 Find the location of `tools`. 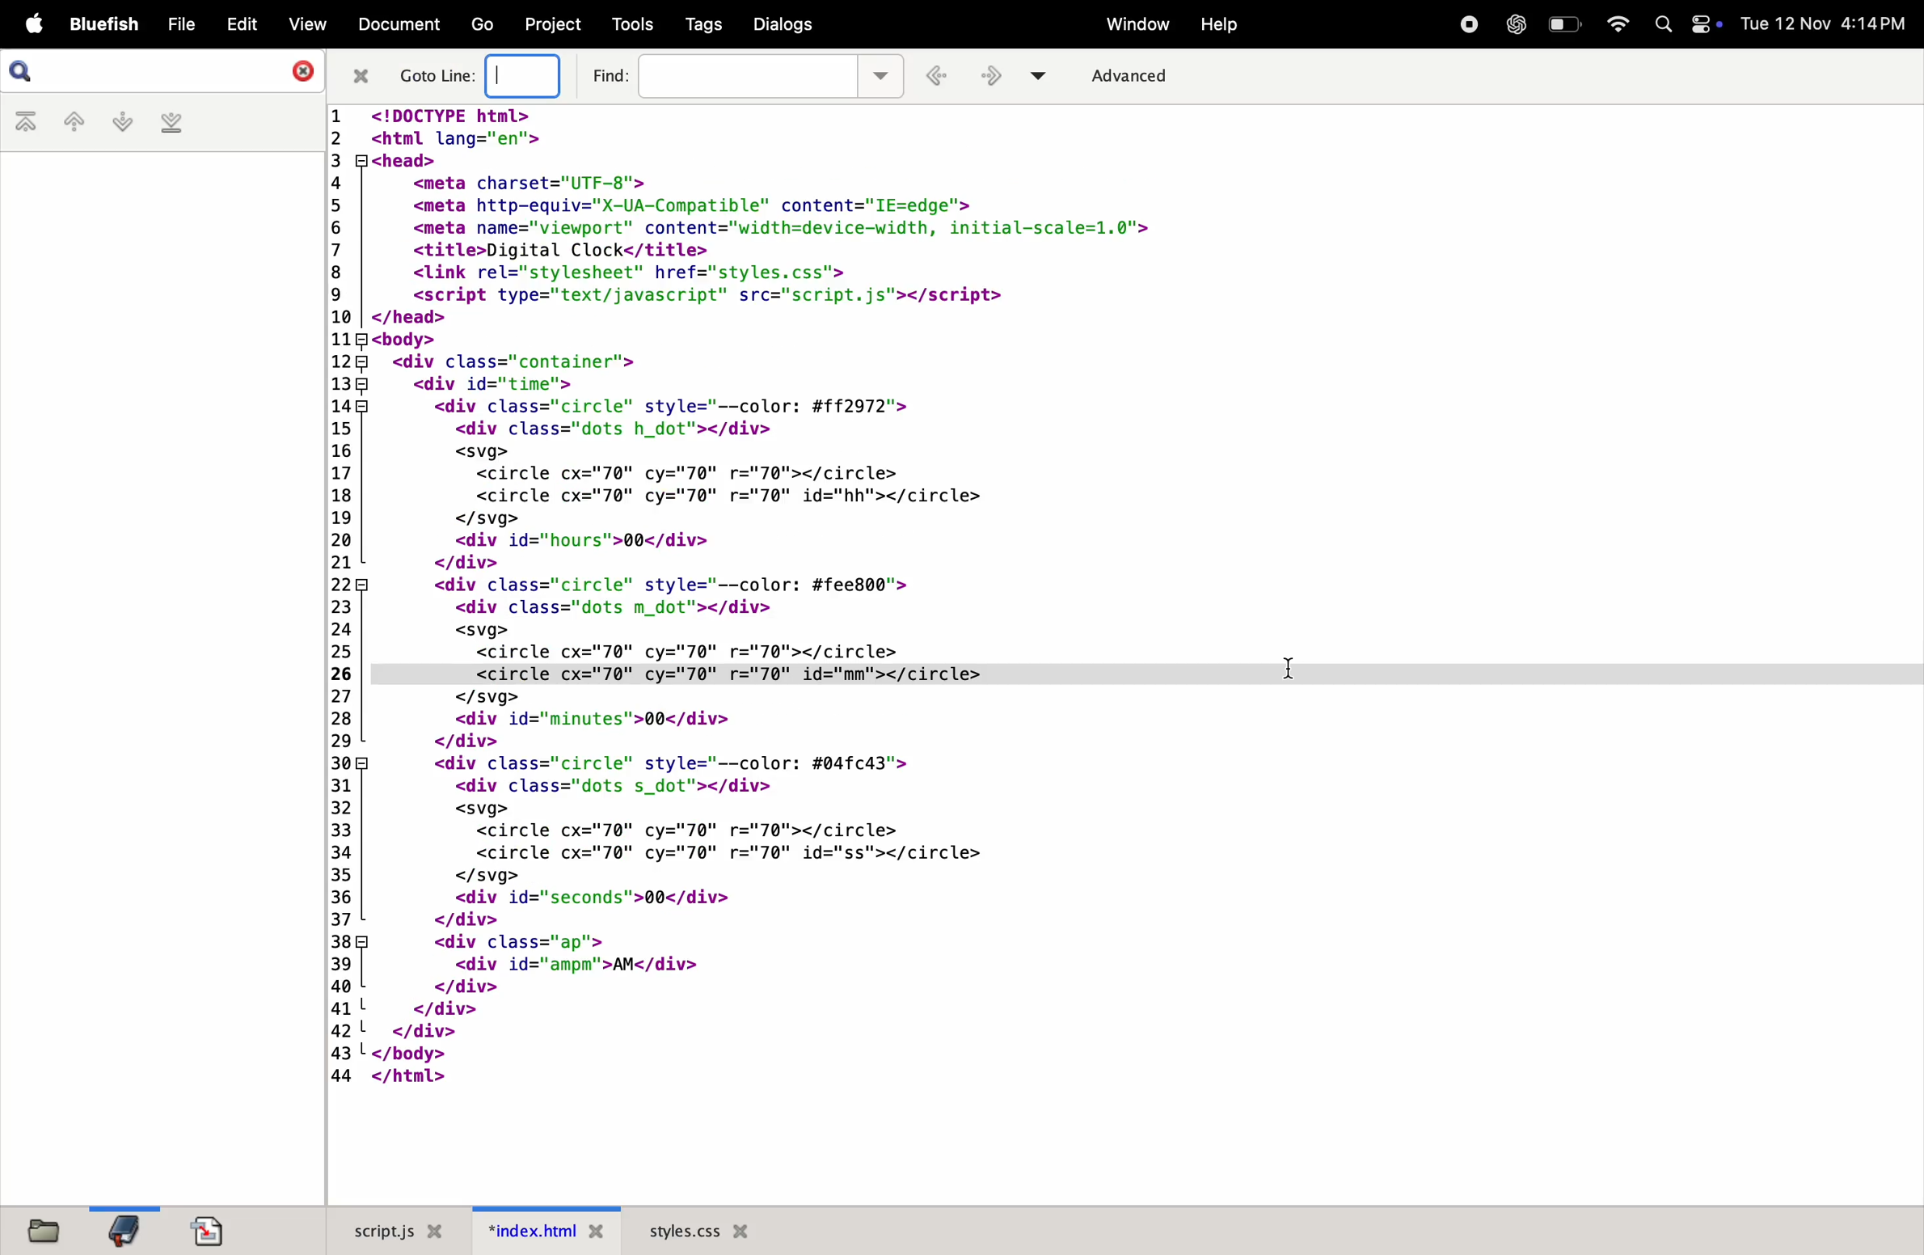

tools is located at coordinates (631, 23).